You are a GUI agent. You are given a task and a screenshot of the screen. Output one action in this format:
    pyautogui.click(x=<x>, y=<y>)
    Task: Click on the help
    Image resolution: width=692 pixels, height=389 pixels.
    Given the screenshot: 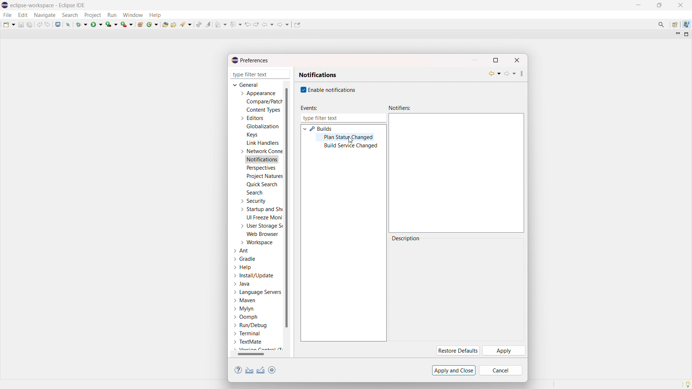 What is the action you would take?
    pyautogui.click(x=243, y=267)
    